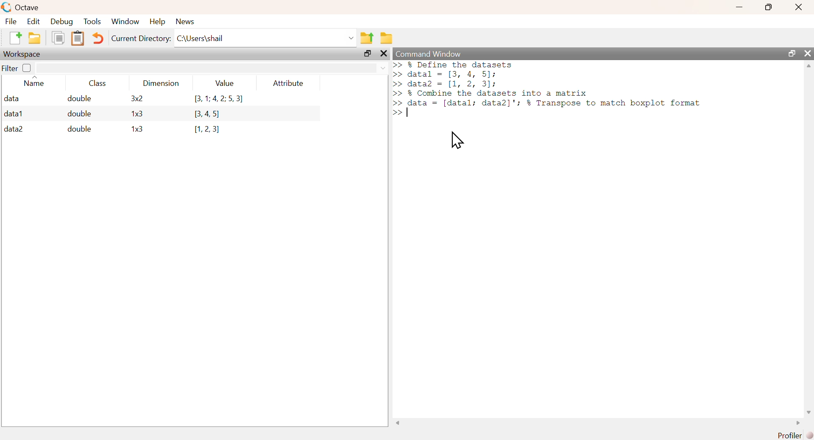 The width and height of the screenshot is (814, 440). Describe the element at coordinates (14, 129) in the screenshot. I see `data2` at that location.